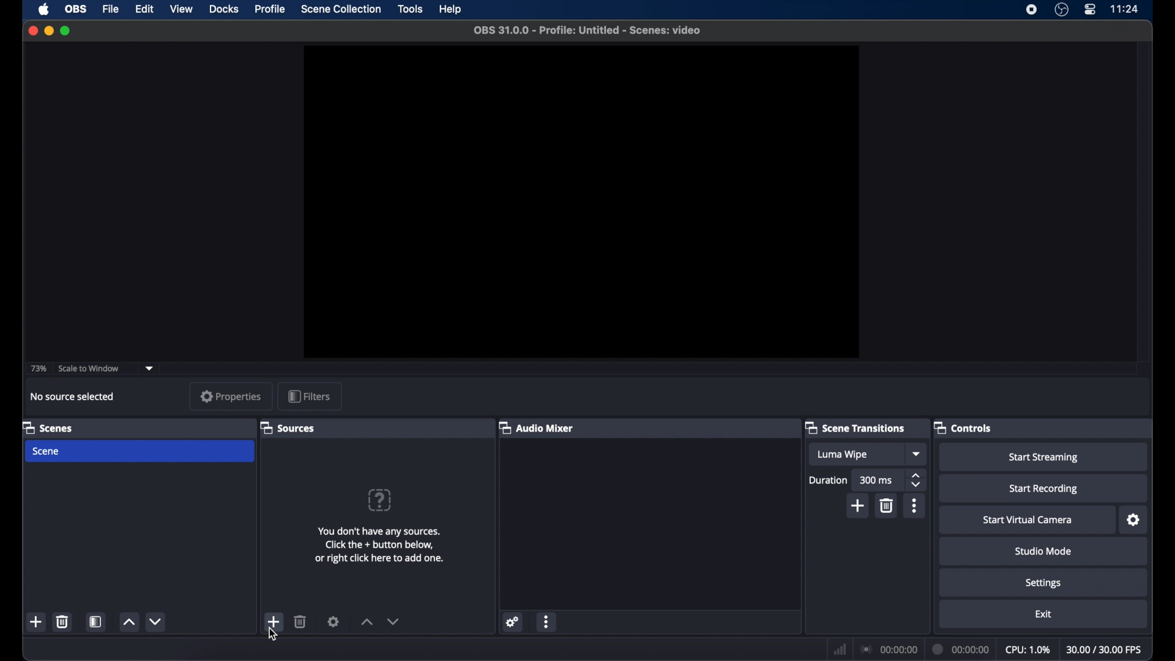 This screenshot has height=661, width=1175. Describe the element at coordinates (36, 622) in the screenshot. I see `add` at that location.